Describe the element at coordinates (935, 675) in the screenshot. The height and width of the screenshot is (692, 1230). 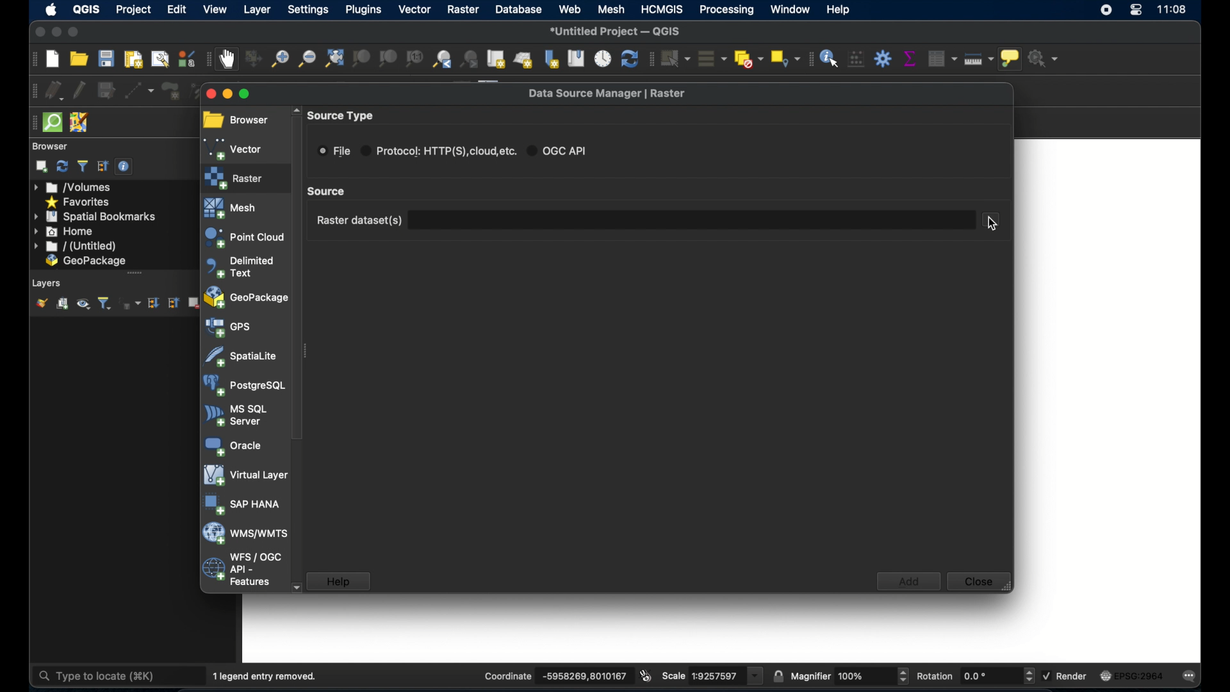
I see `rotations` at that location.